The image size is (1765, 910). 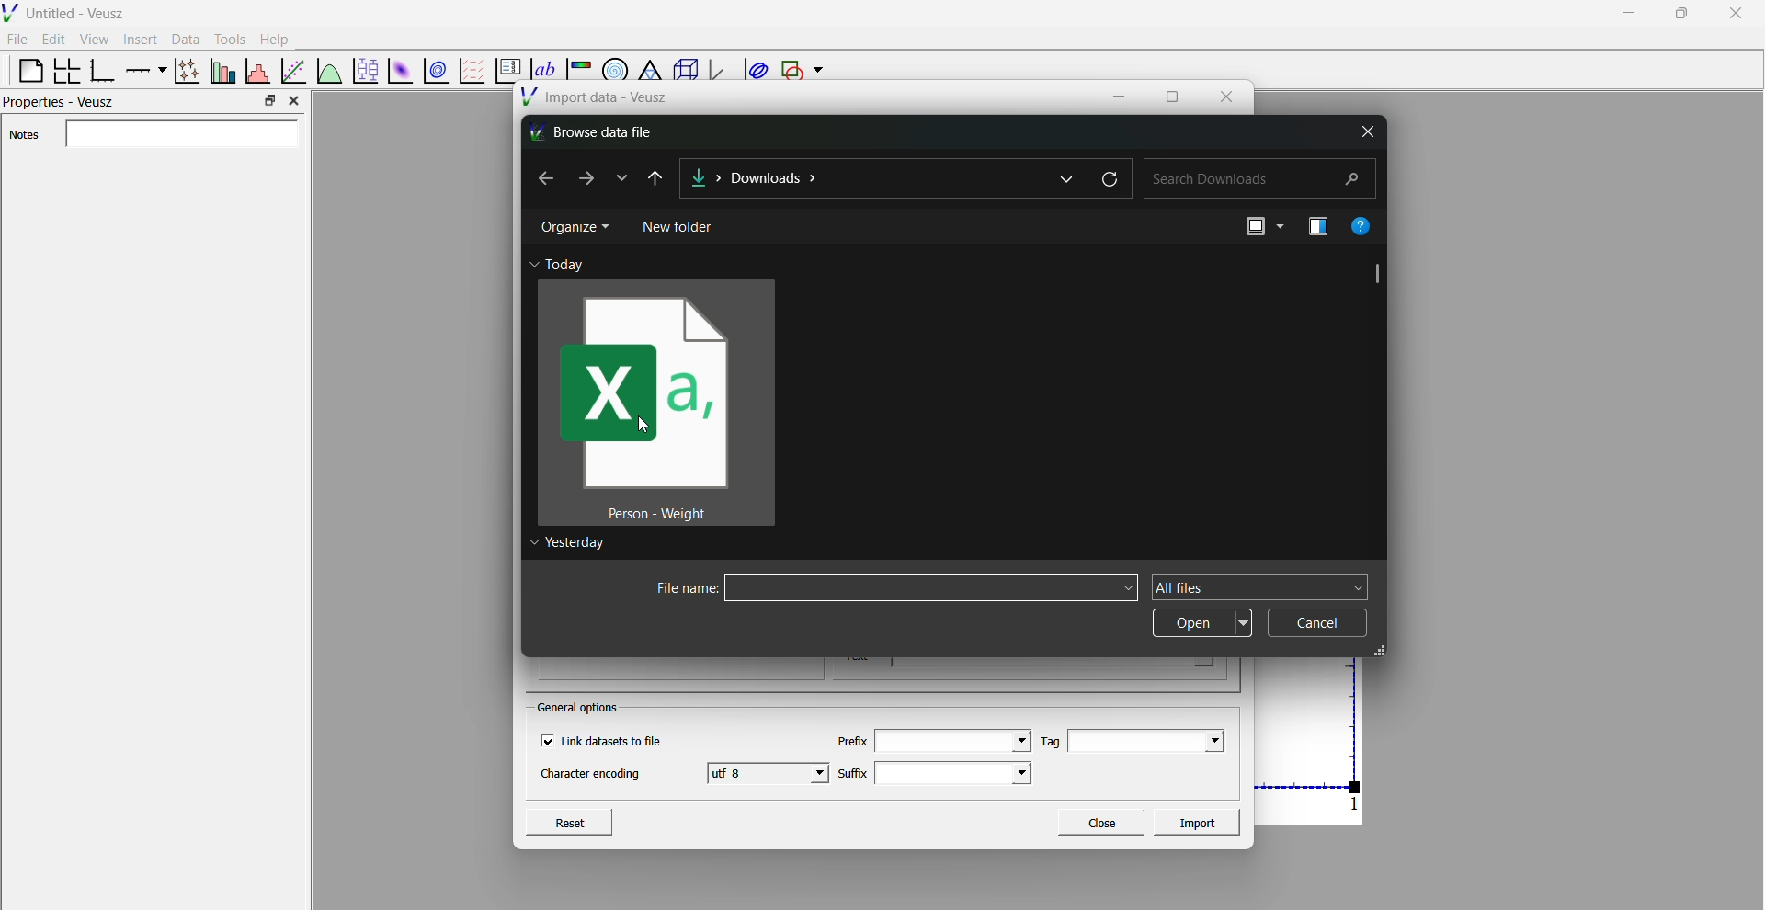 What do you see at coordinates (962, 773) in the screenshot?
I see `suffix dropdown` at bounding box center [962, 773].